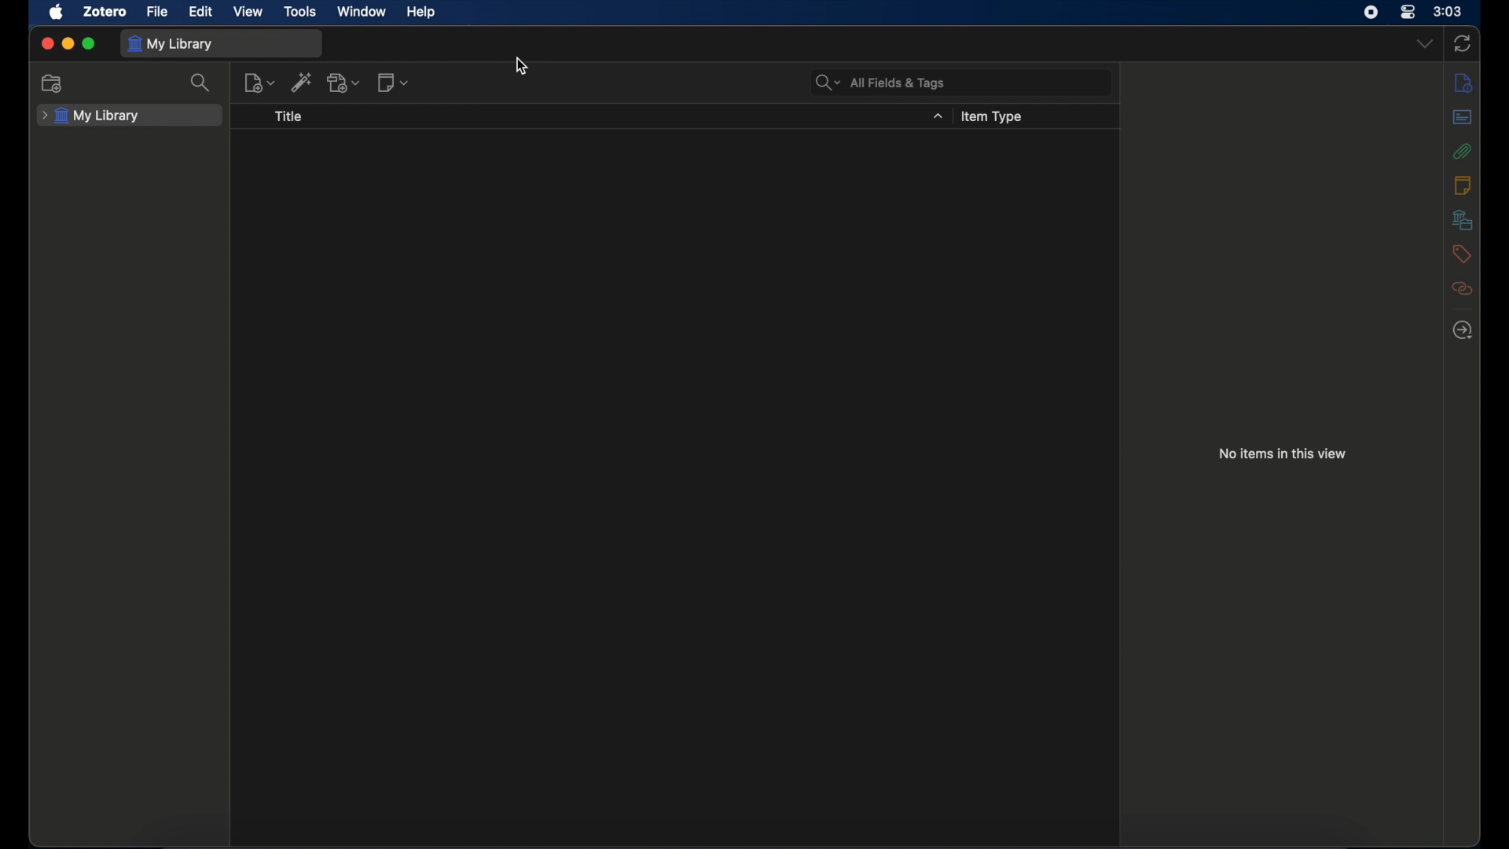 Image resolution: width=1509 pixels, height=849 pixels. Describe the element at coordinates (395, 83) in the screenshot. I see `new notes` at that location.